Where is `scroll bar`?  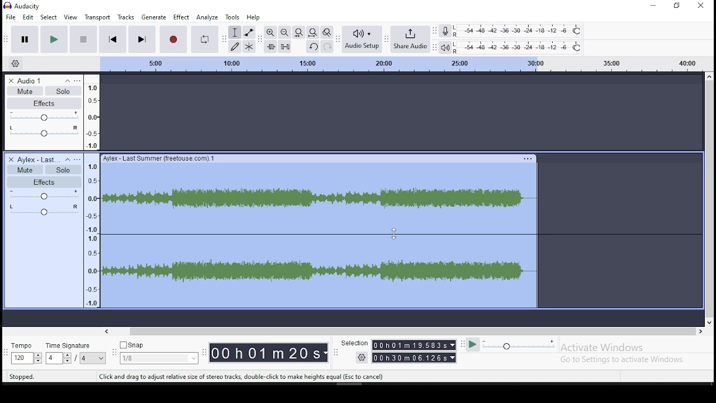 scroll bar is located at coordinates (405, 331).